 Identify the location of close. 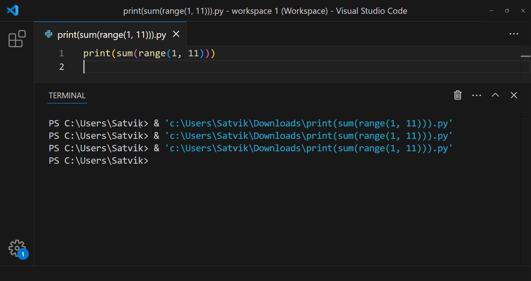
(523, 10).